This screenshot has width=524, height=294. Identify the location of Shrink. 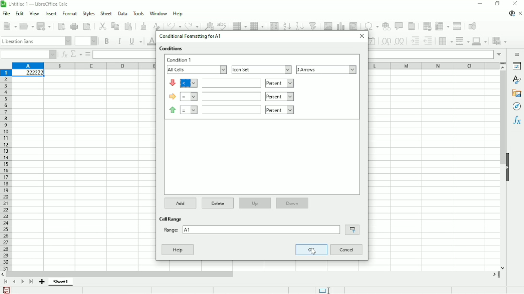
(352, 229).